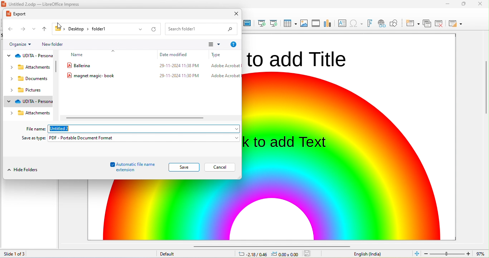 The height and width of the screenshot is (258, 489). Describe the element at coordinates (315, 24) in the screenshot. I see `media` at that location.